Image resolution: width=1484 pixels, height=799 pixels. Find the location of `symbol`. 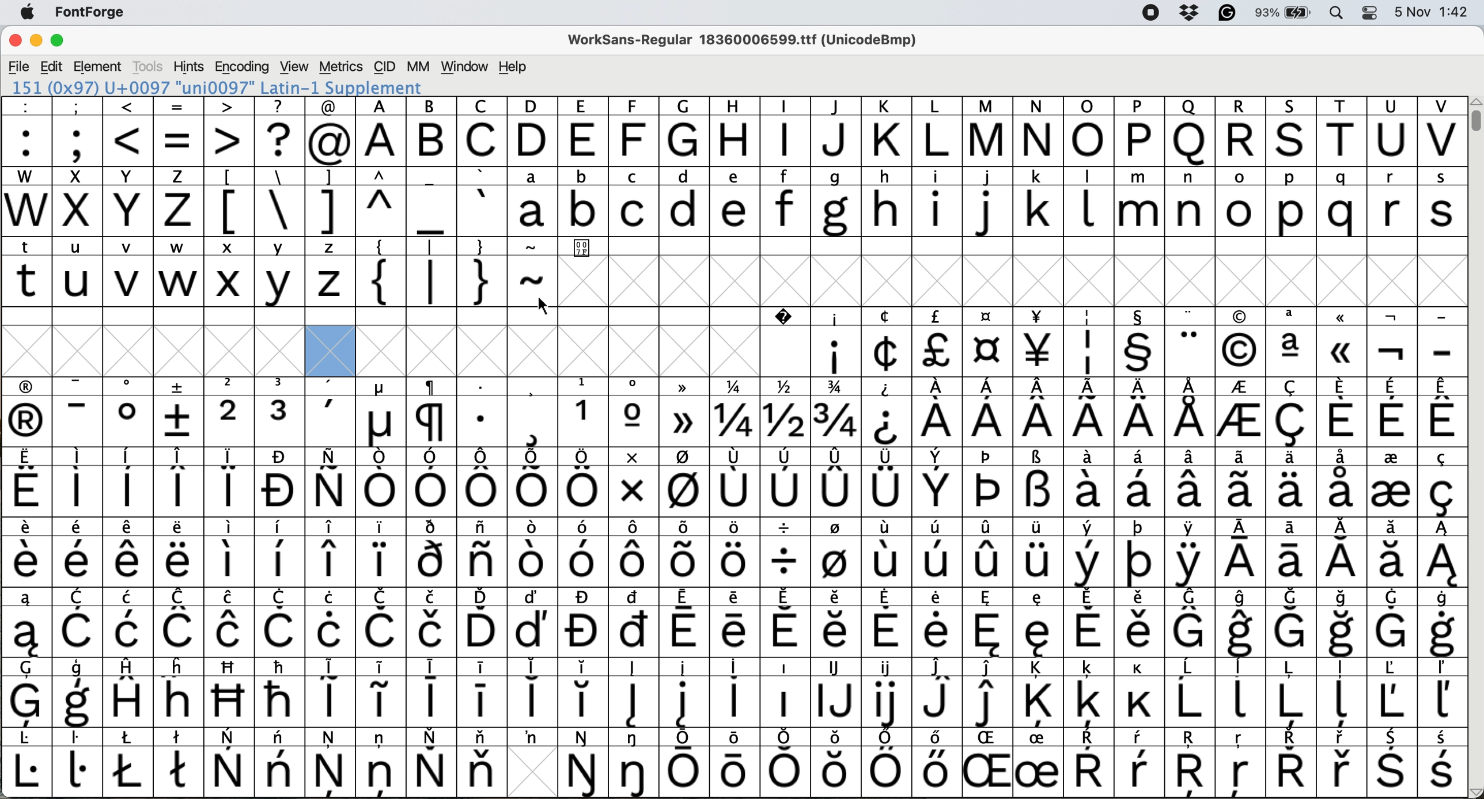

symbol is located at coordinates (937, 553).